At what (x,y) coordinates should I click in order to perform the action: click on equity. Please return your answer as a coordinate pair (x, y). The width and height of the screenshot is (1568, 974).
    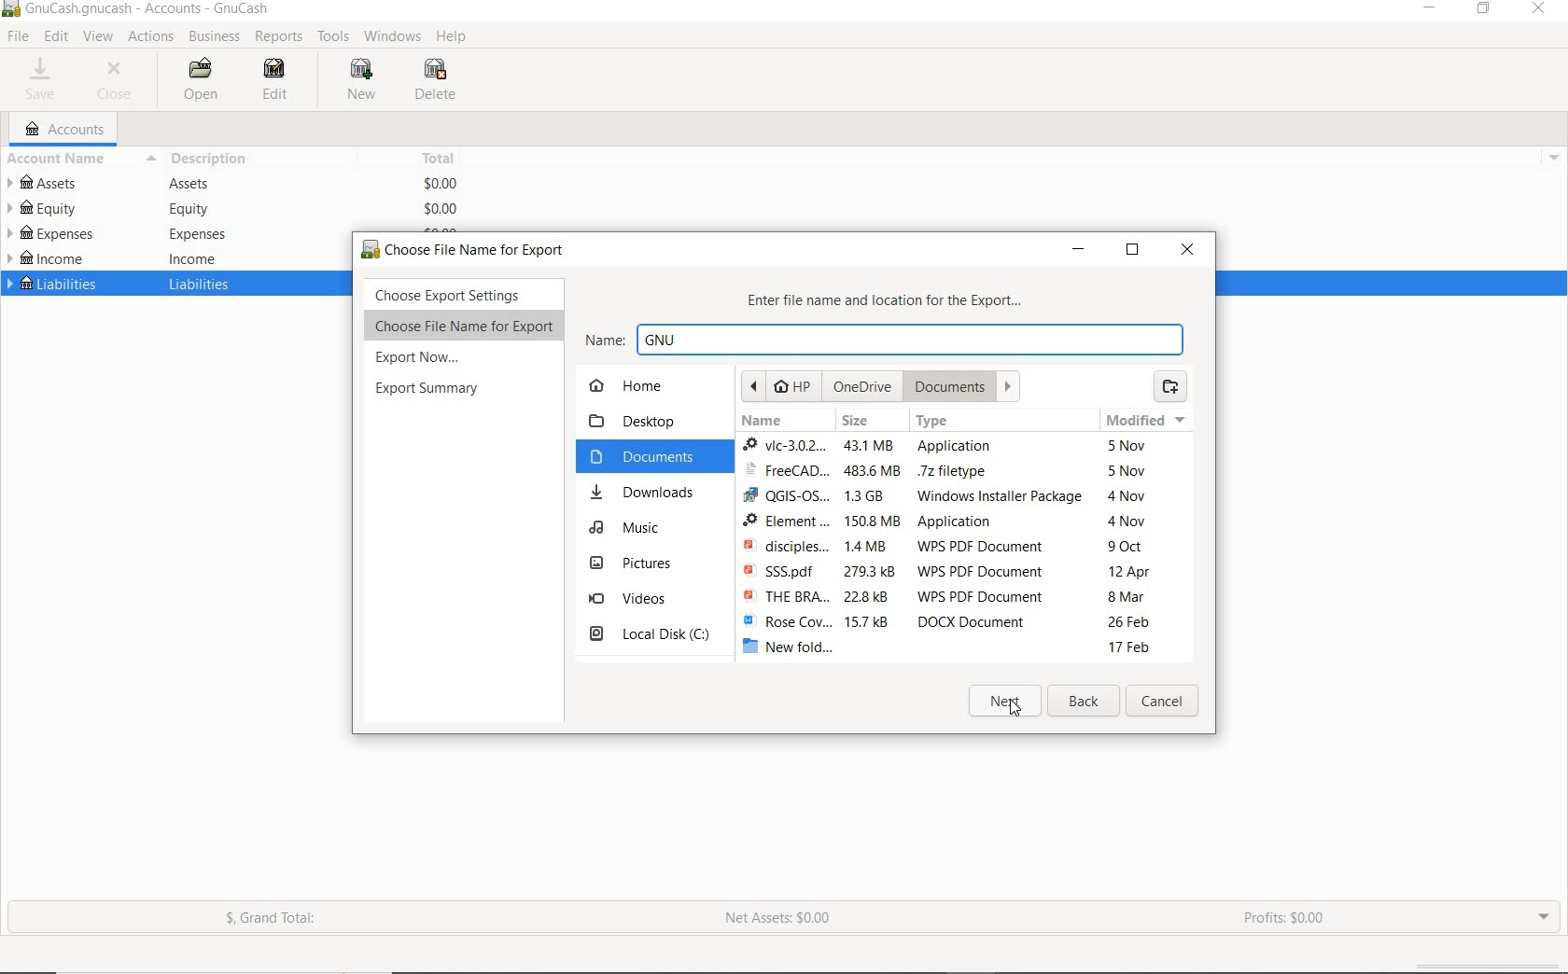
    Looking at the image, I should click on (185, 210).